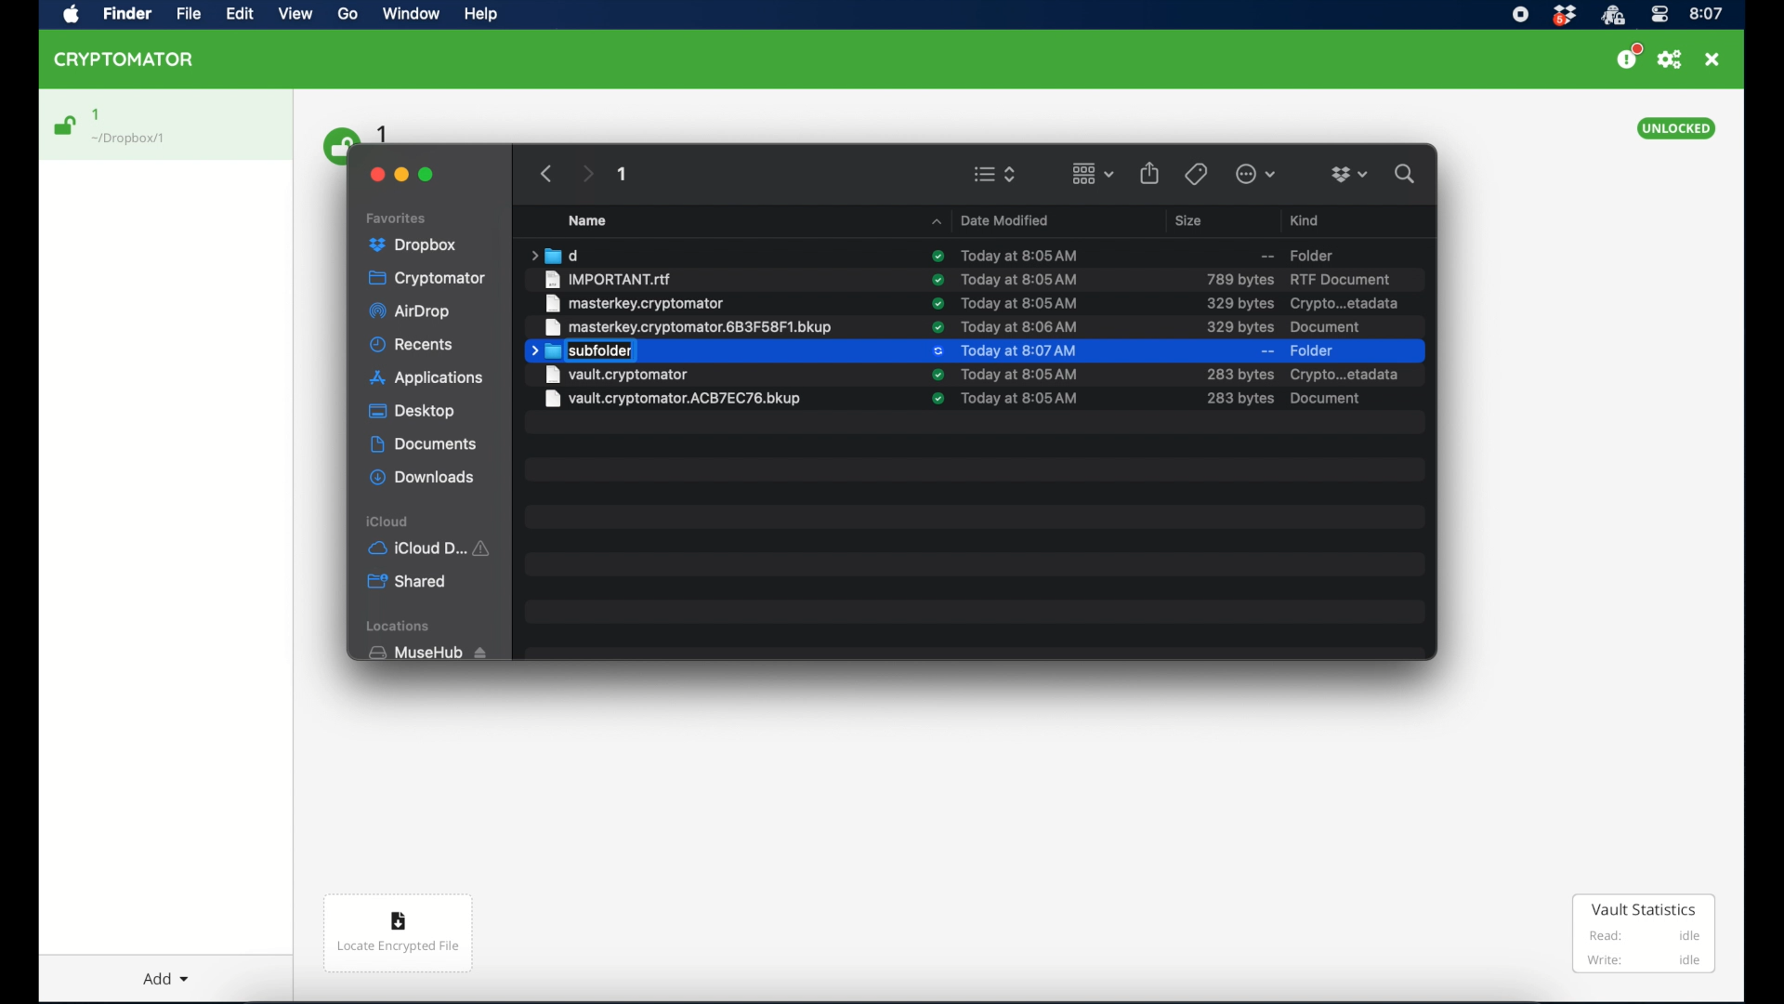 The height and width of the screenshot is (1004, 1784). I want to click on applications, so click(427, 378).